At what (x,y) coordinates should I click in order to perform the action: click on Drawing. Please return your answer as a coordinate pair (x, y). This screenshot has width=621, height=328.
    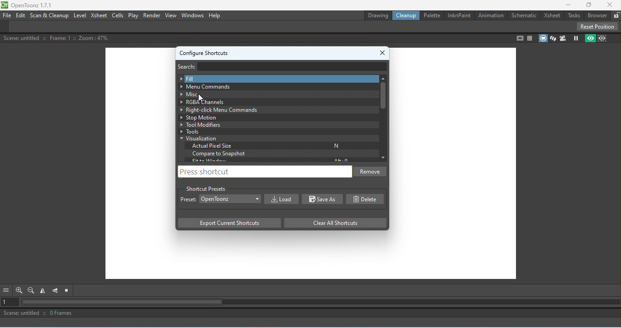
    Looking at the image, I should click on (377, 15).